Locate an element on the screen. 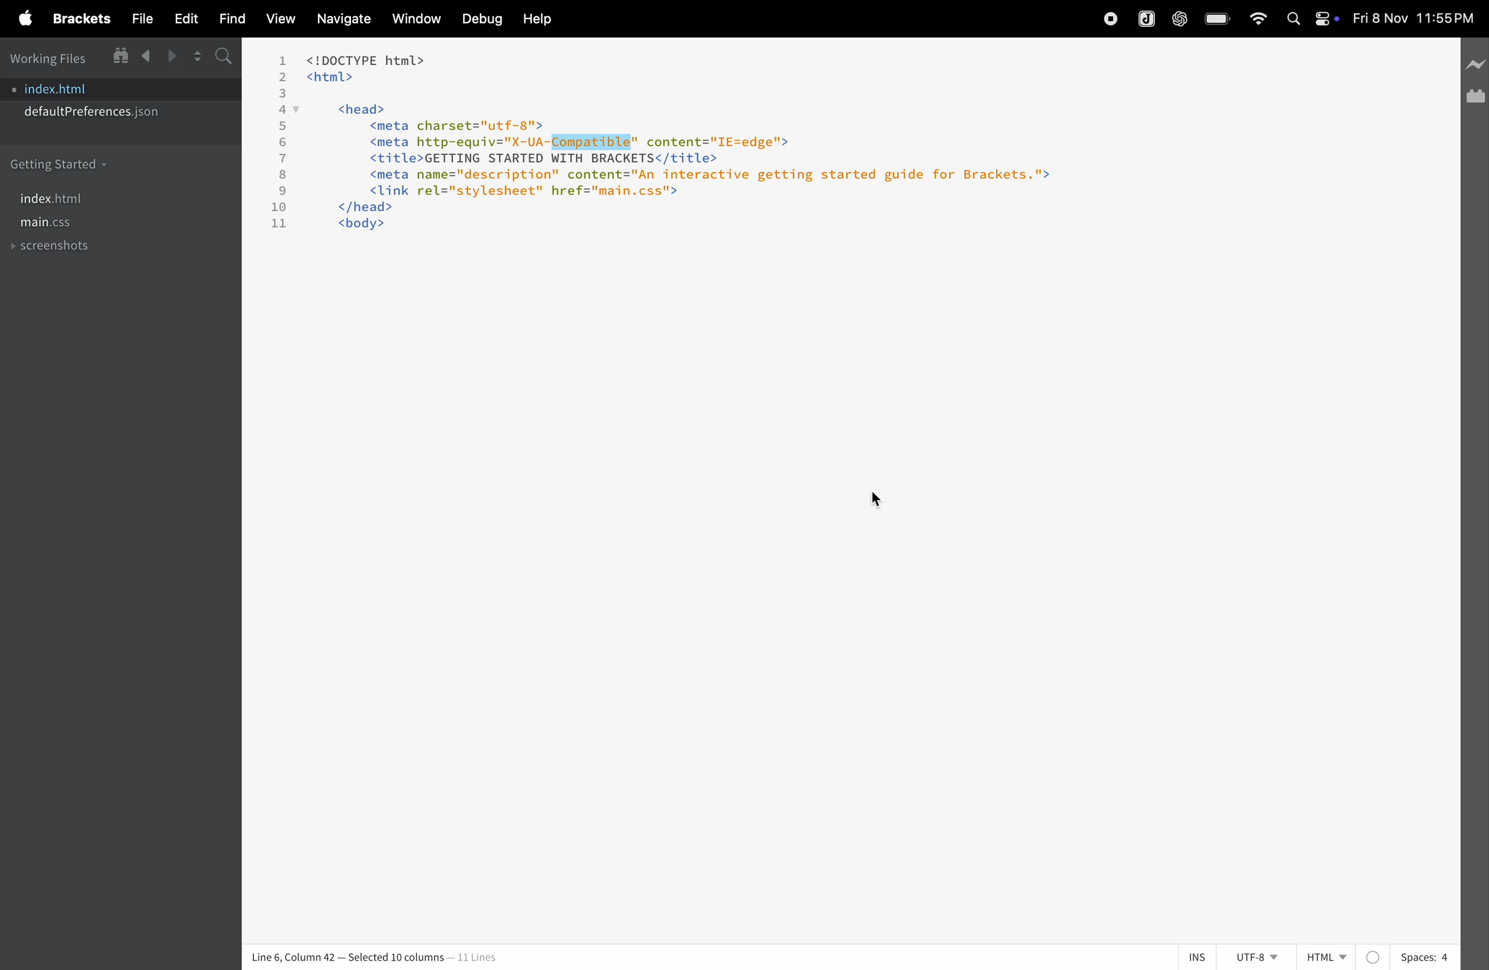 This screenshot has width=1489, height=970. search is located at coordinates (1294, 22).